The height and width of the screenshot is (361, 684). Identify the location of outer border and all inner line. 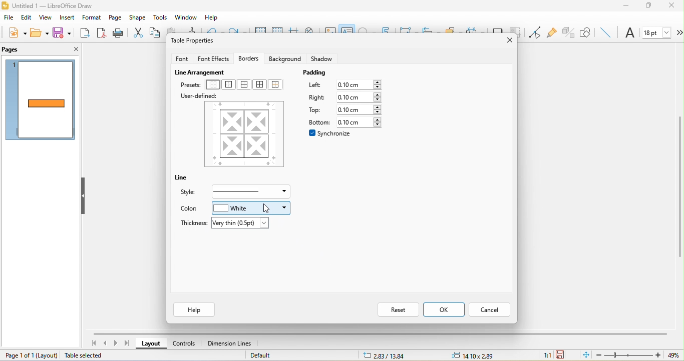
(260, 83).